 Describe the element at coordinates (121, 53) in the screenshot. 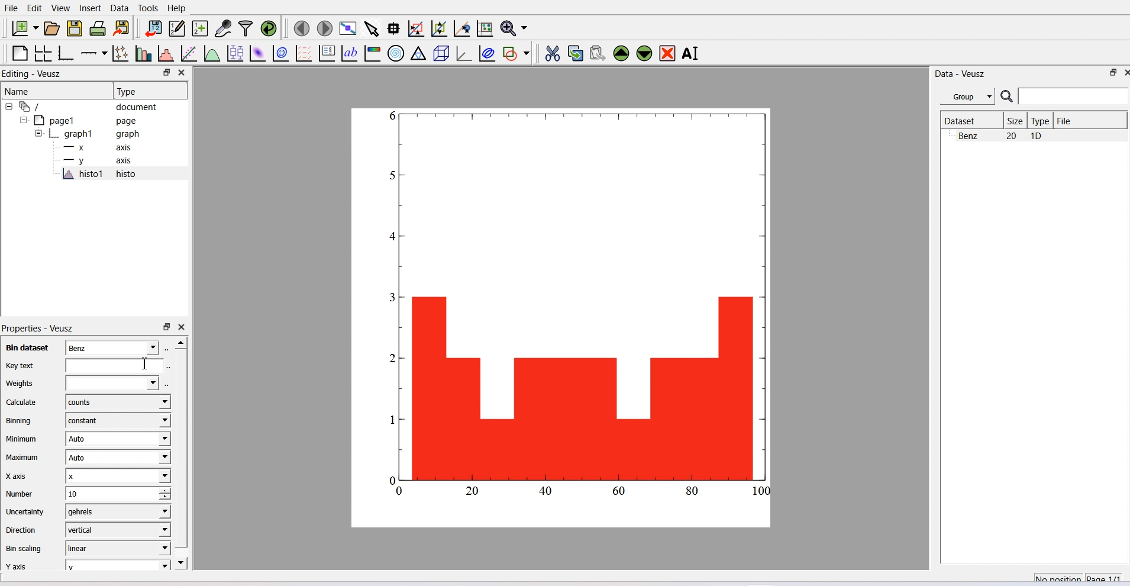

I see `Plot points with lines and errorbars` at that location.